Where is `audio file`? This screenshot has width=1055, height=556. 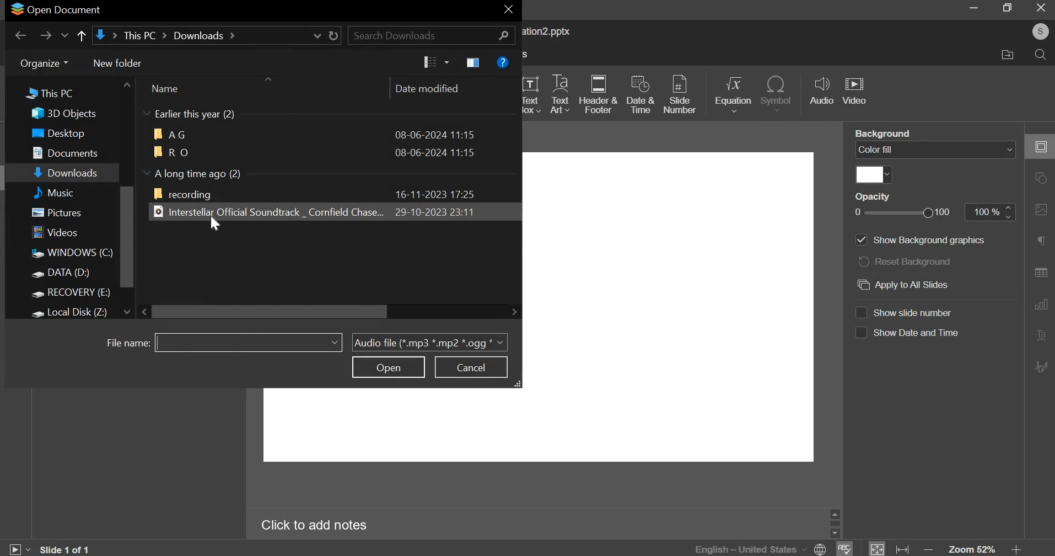 audio file is located at coordinates (266, 211).